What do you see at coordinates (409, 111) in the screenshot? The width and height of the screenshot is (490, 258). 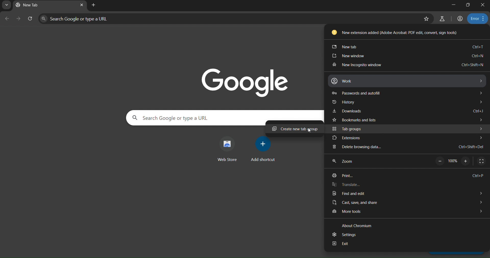 I see `downloads` at bounding box center [409, 111].